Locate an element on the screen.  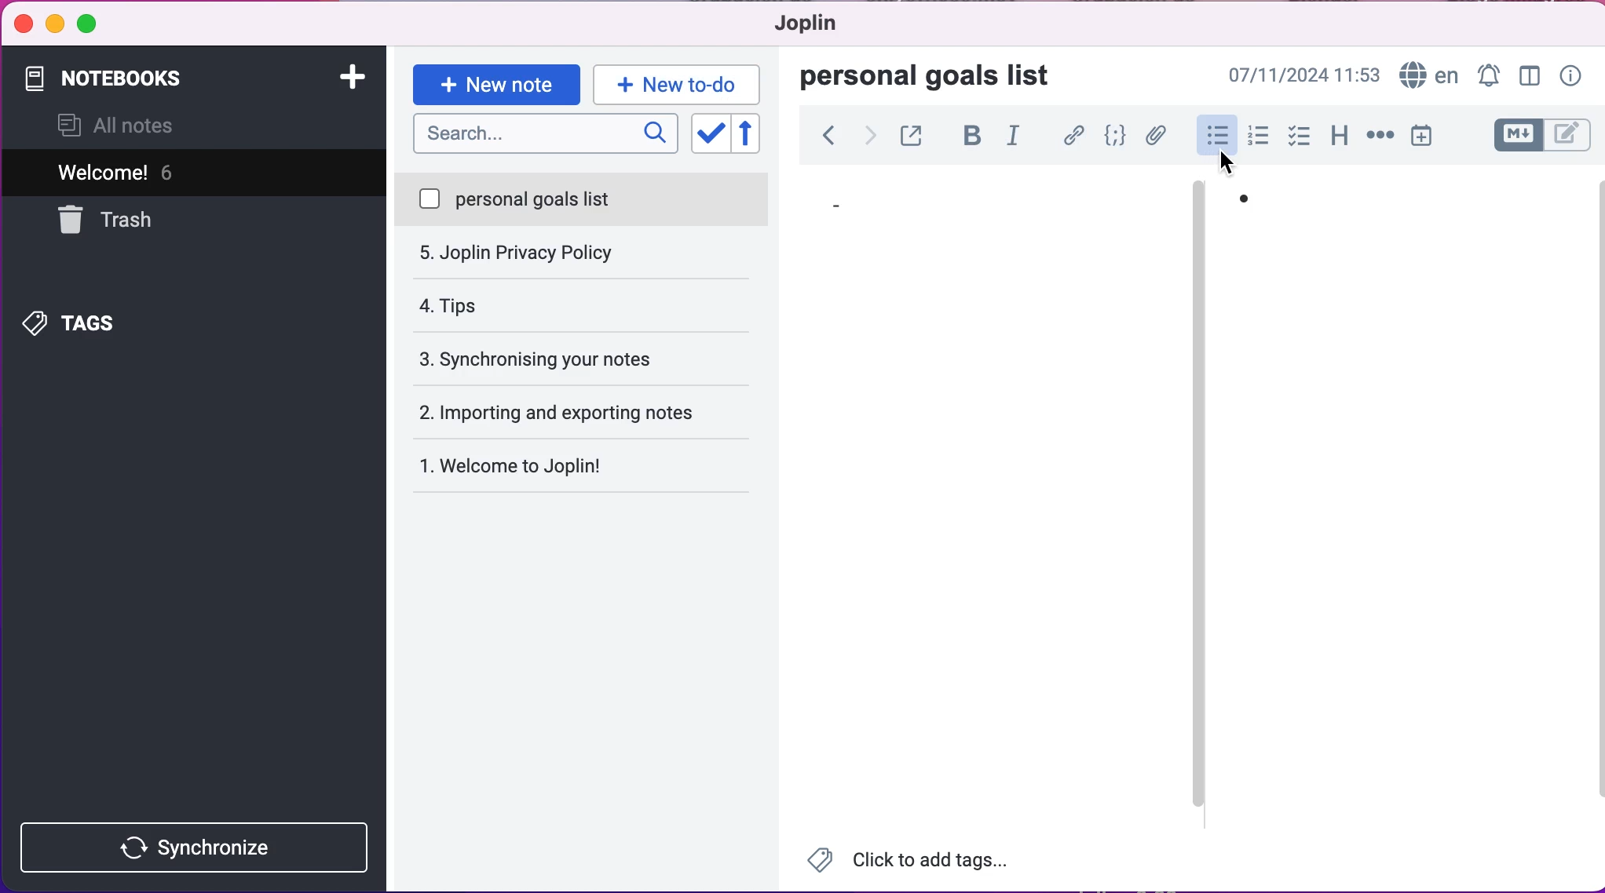
all notes is located at coordinates (126, 127).